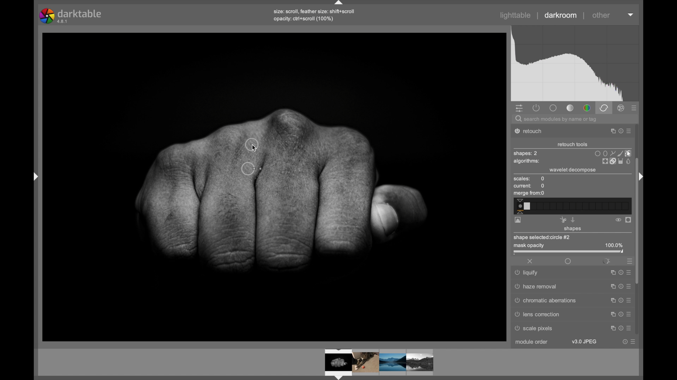 The image size is (677, 380). What do you see at coordinates (611, 313) in the screenshot?
I see `maximize` at bounding box center [611, 313].